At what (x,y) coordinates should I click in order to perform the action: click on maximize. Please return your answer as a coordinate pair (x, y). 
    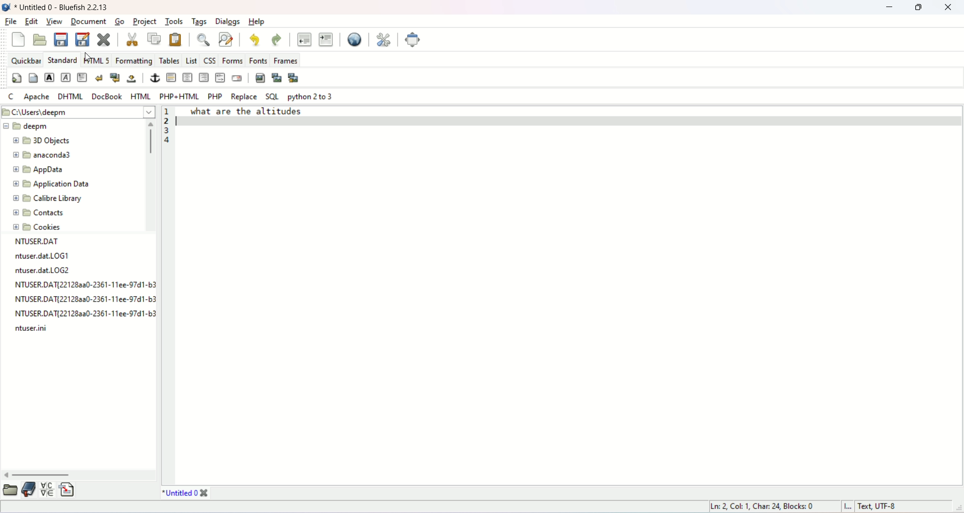
    Looking at the image, I should click on (918, 8).